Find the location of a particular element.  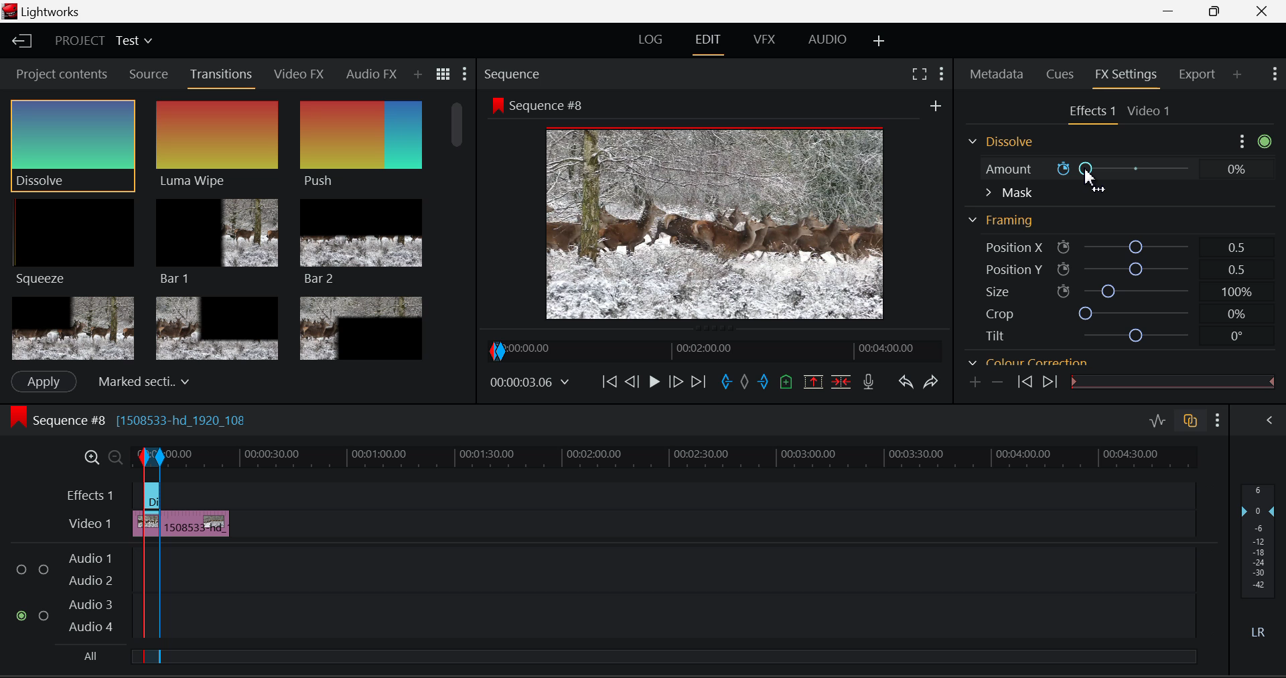

Clip Inserted in Timeline is located at coordinates (196, 521).